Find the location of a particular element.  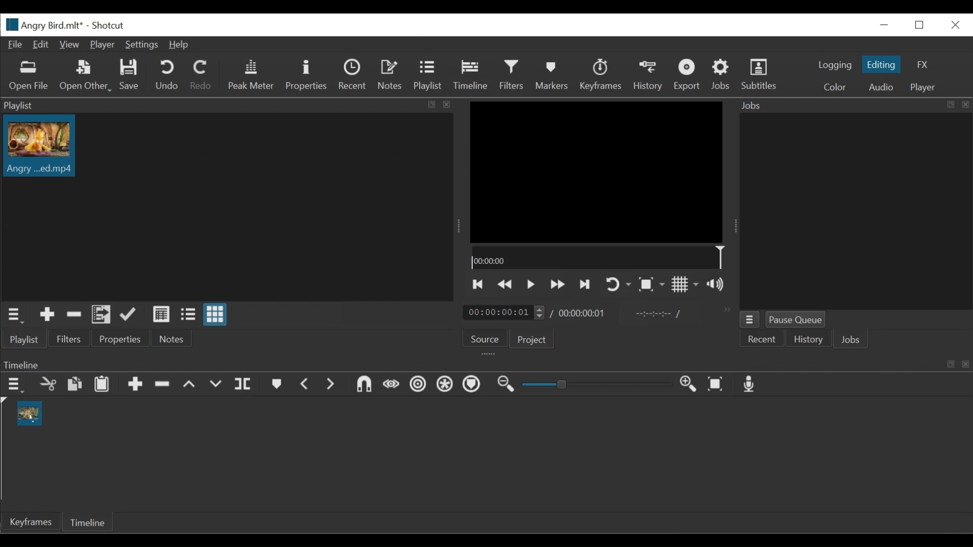

Player is located at coordinates (923, 87).